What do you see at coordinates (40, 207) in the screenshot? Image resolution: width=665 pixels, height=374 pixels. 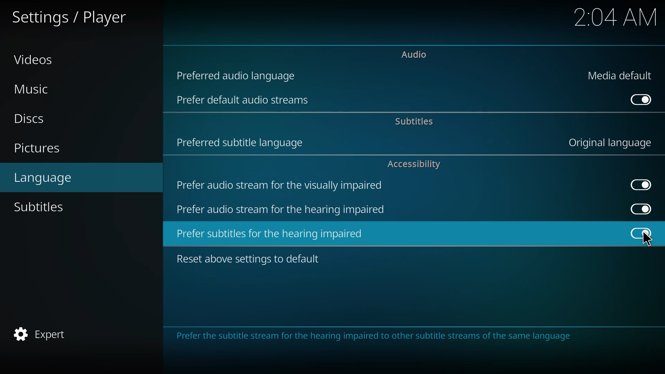 I see `subtitles` at bounding box center [40, 207].